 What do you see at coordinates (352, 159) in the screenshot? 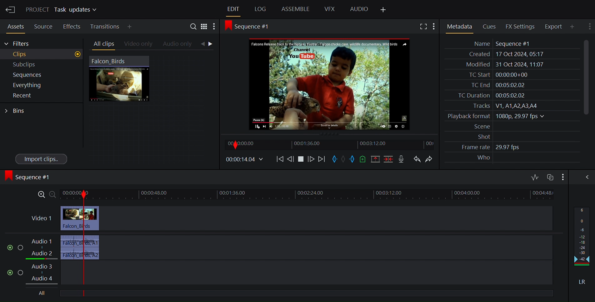
I see `Mark out` at bounding box center [352, 159].